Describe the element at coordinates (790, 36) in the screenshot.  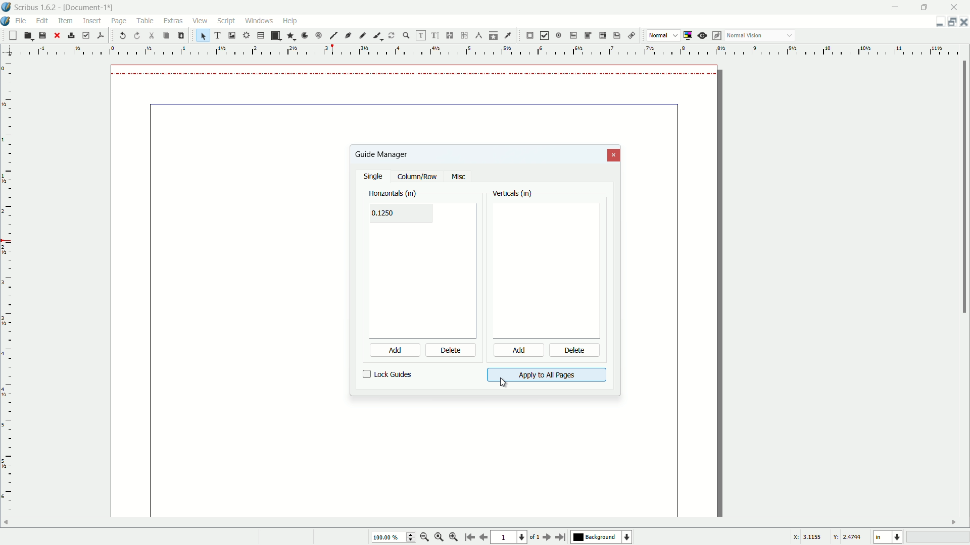
I see `dropdown` at that location.